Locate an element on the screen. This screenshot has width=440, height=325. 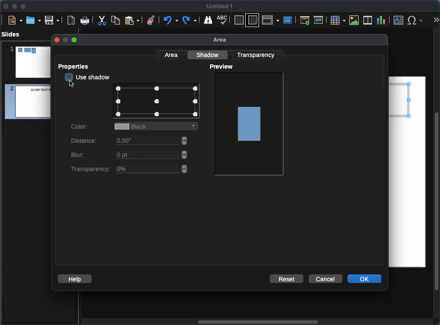
Distance is located at coordinates (130, 142).